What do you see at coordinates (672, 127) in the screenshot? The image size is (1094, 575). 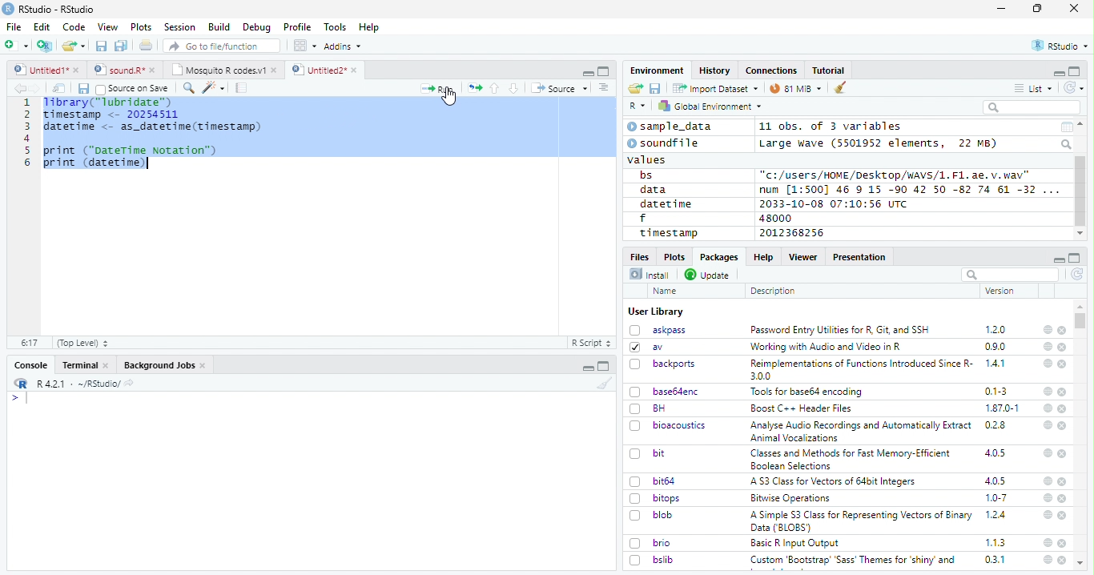 I see `sample_data` at bounding box center [672, 127].